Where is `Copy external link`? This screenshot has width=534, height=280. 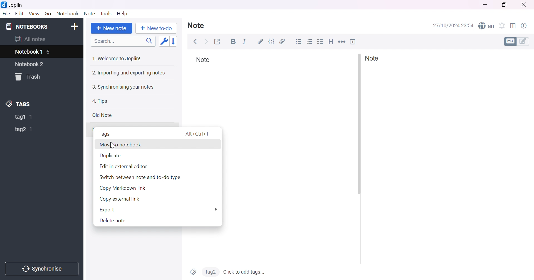
Copy external link is located at coordinates (119, 200).